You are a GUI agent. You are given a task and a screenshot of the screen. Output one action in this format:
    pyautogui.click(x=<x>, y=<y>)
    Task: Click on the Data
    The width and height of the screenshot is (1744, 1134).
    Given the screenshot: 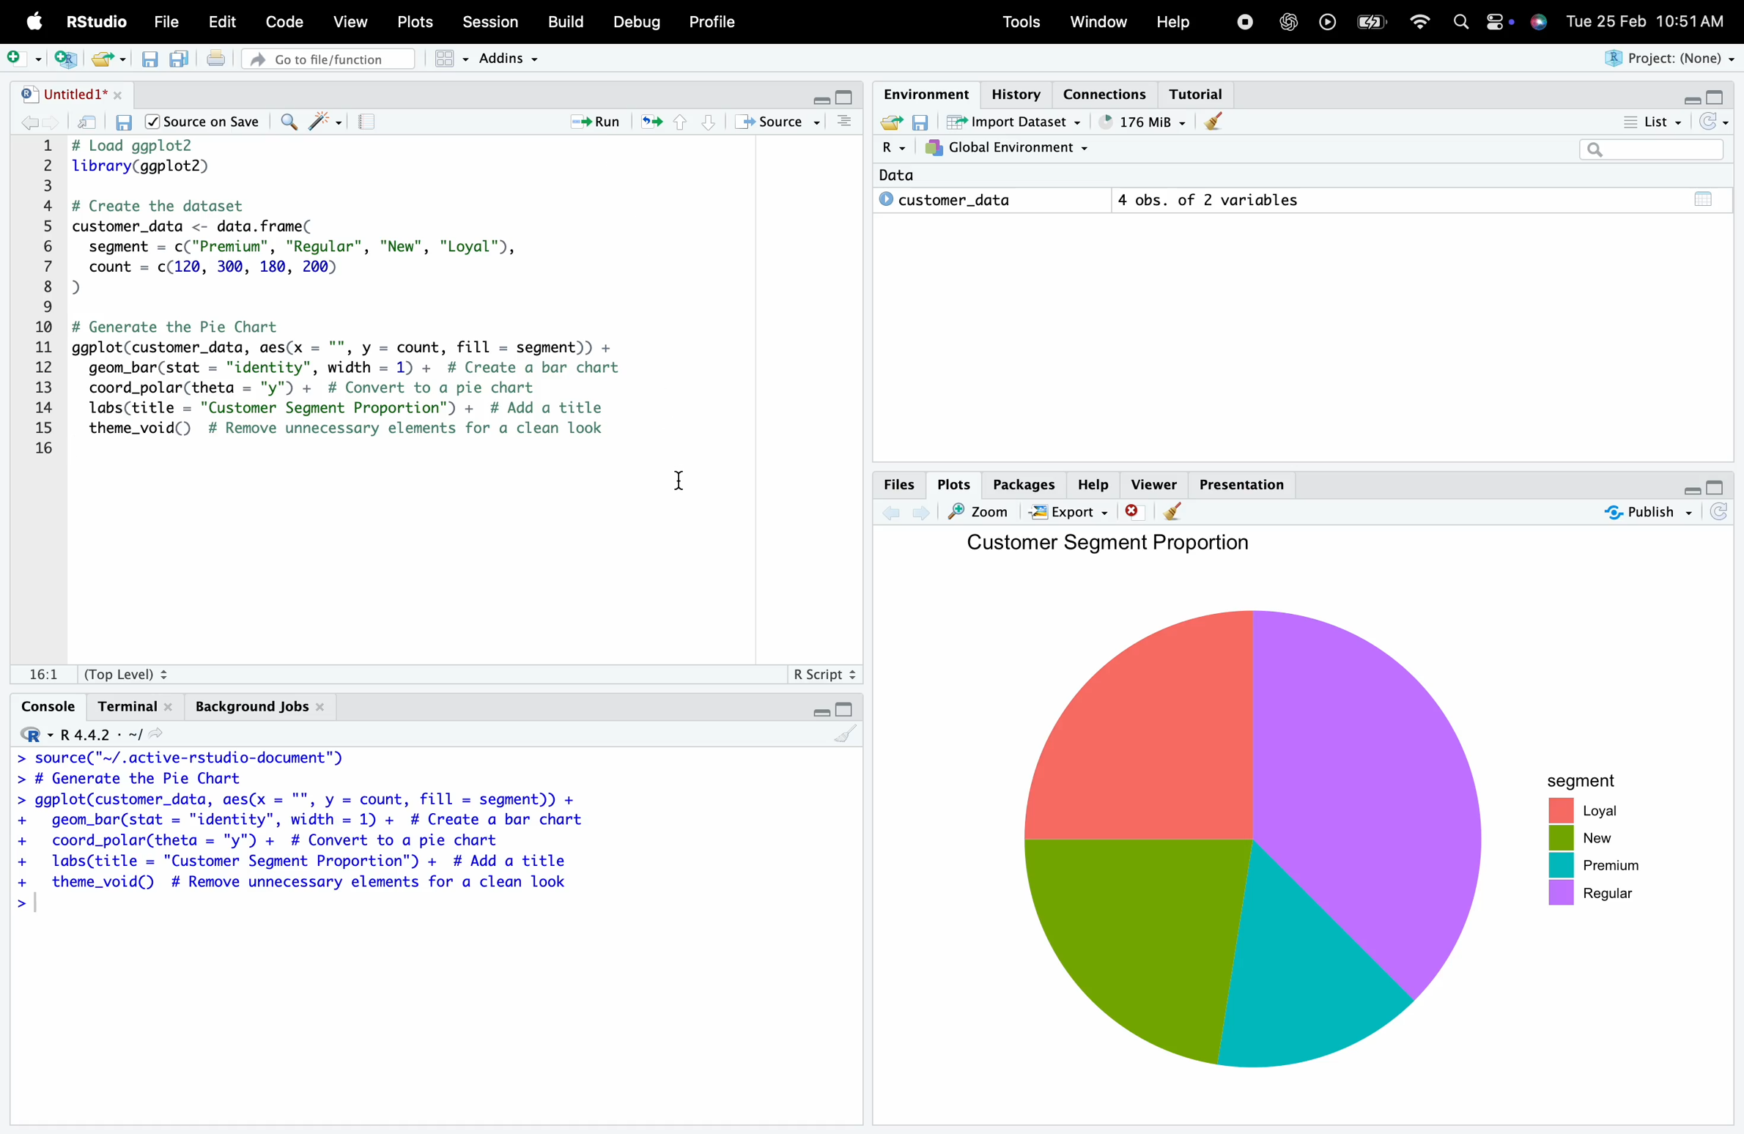 What is the action you would take?
    pyautogui.click(x=890, y=175)
    